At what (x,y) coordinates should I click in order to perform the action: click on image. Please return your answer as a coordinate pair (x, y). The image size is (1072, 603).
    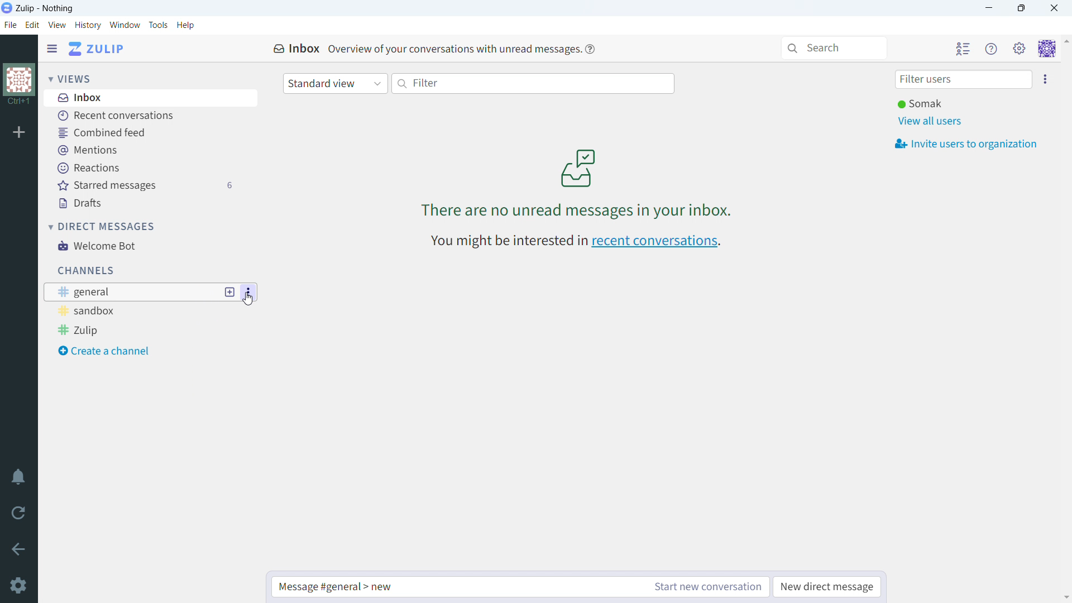
    Looking at the image, I should click on (578, 167).